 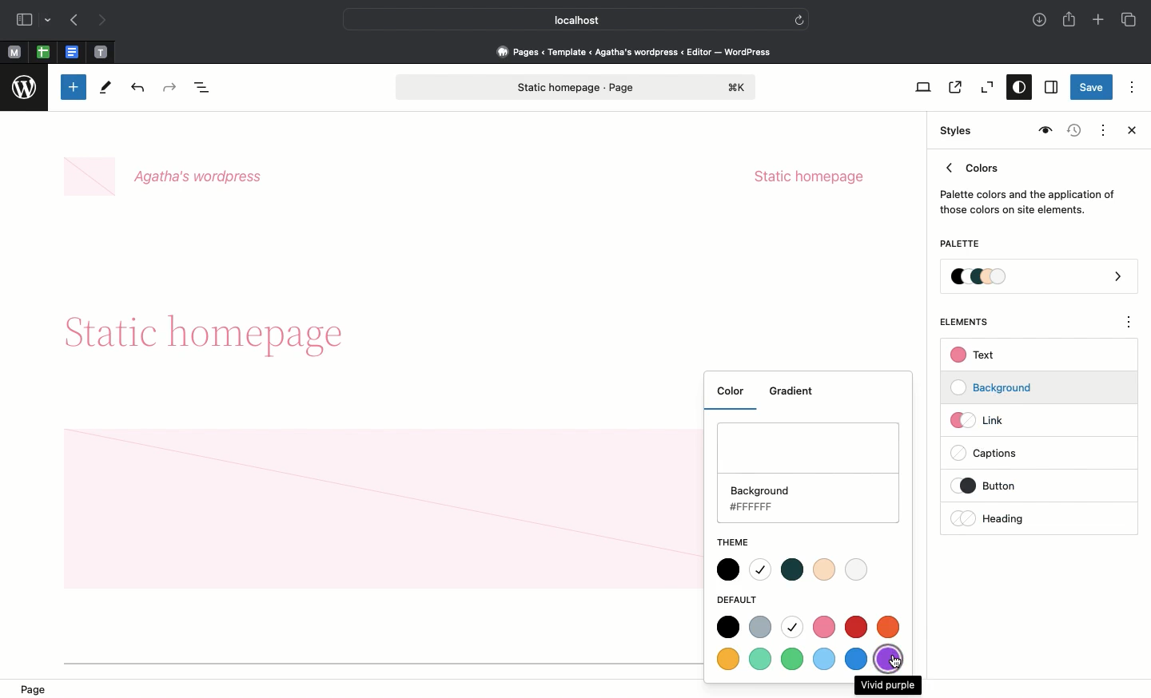 I want to click on Redo, so click(x=172, y=88).